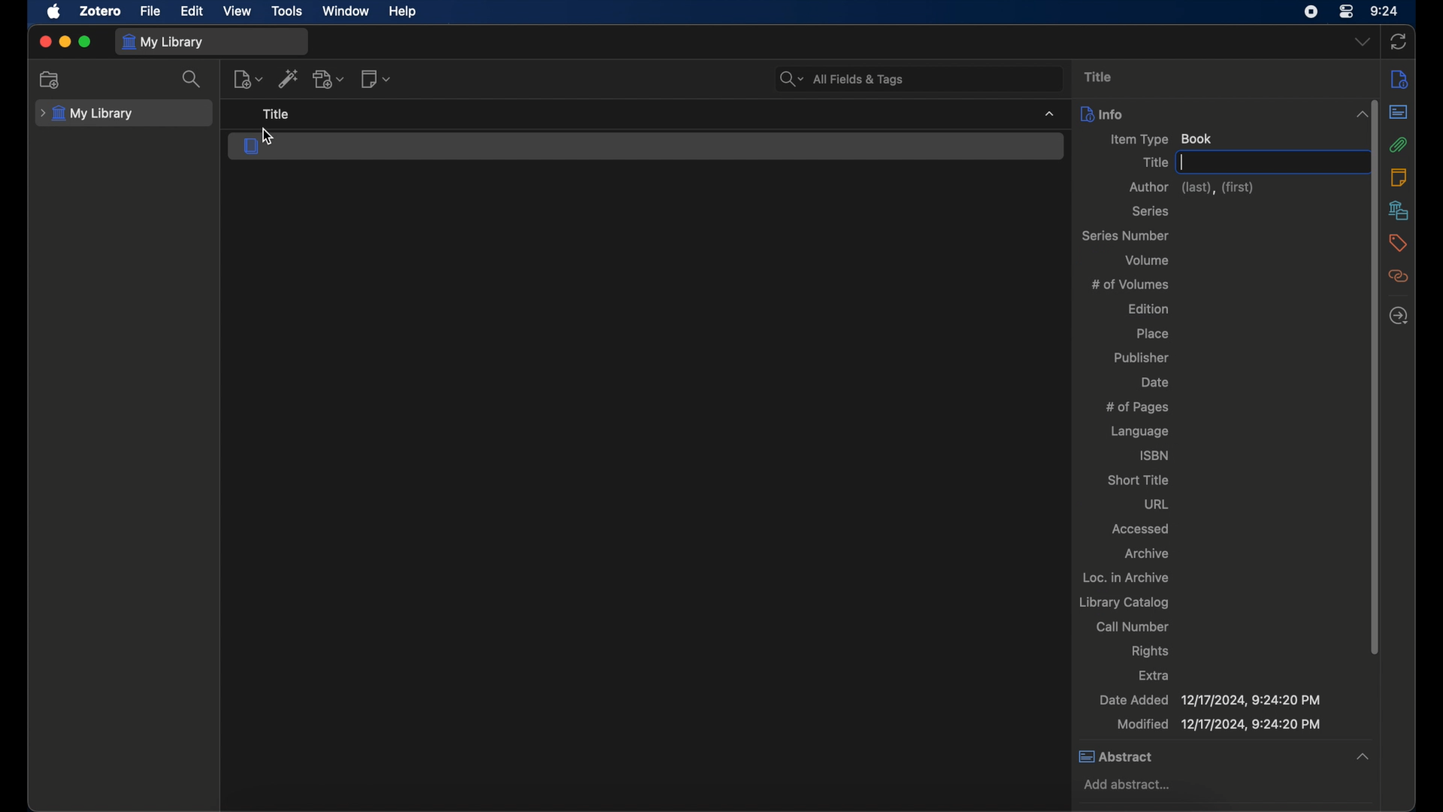 The width and height of the screenshot is (1443, 812). What do you see at coordinates (1399, 276) in the screenshot?
I see `related` at bounding box center [1399, 276].